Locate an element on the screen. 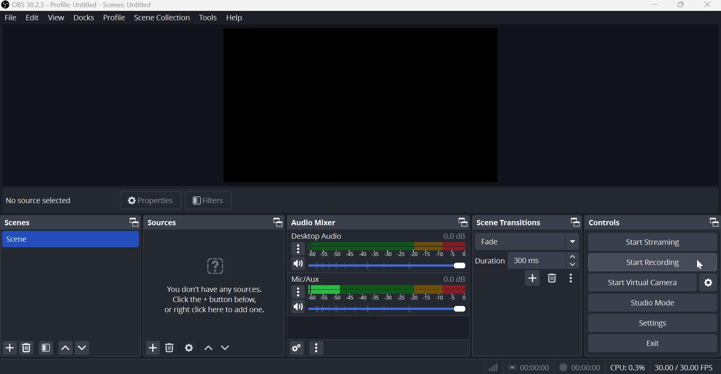 The width and height of the screenshot is (721, 374). Audio level meter is located at coordinates (376, 309).